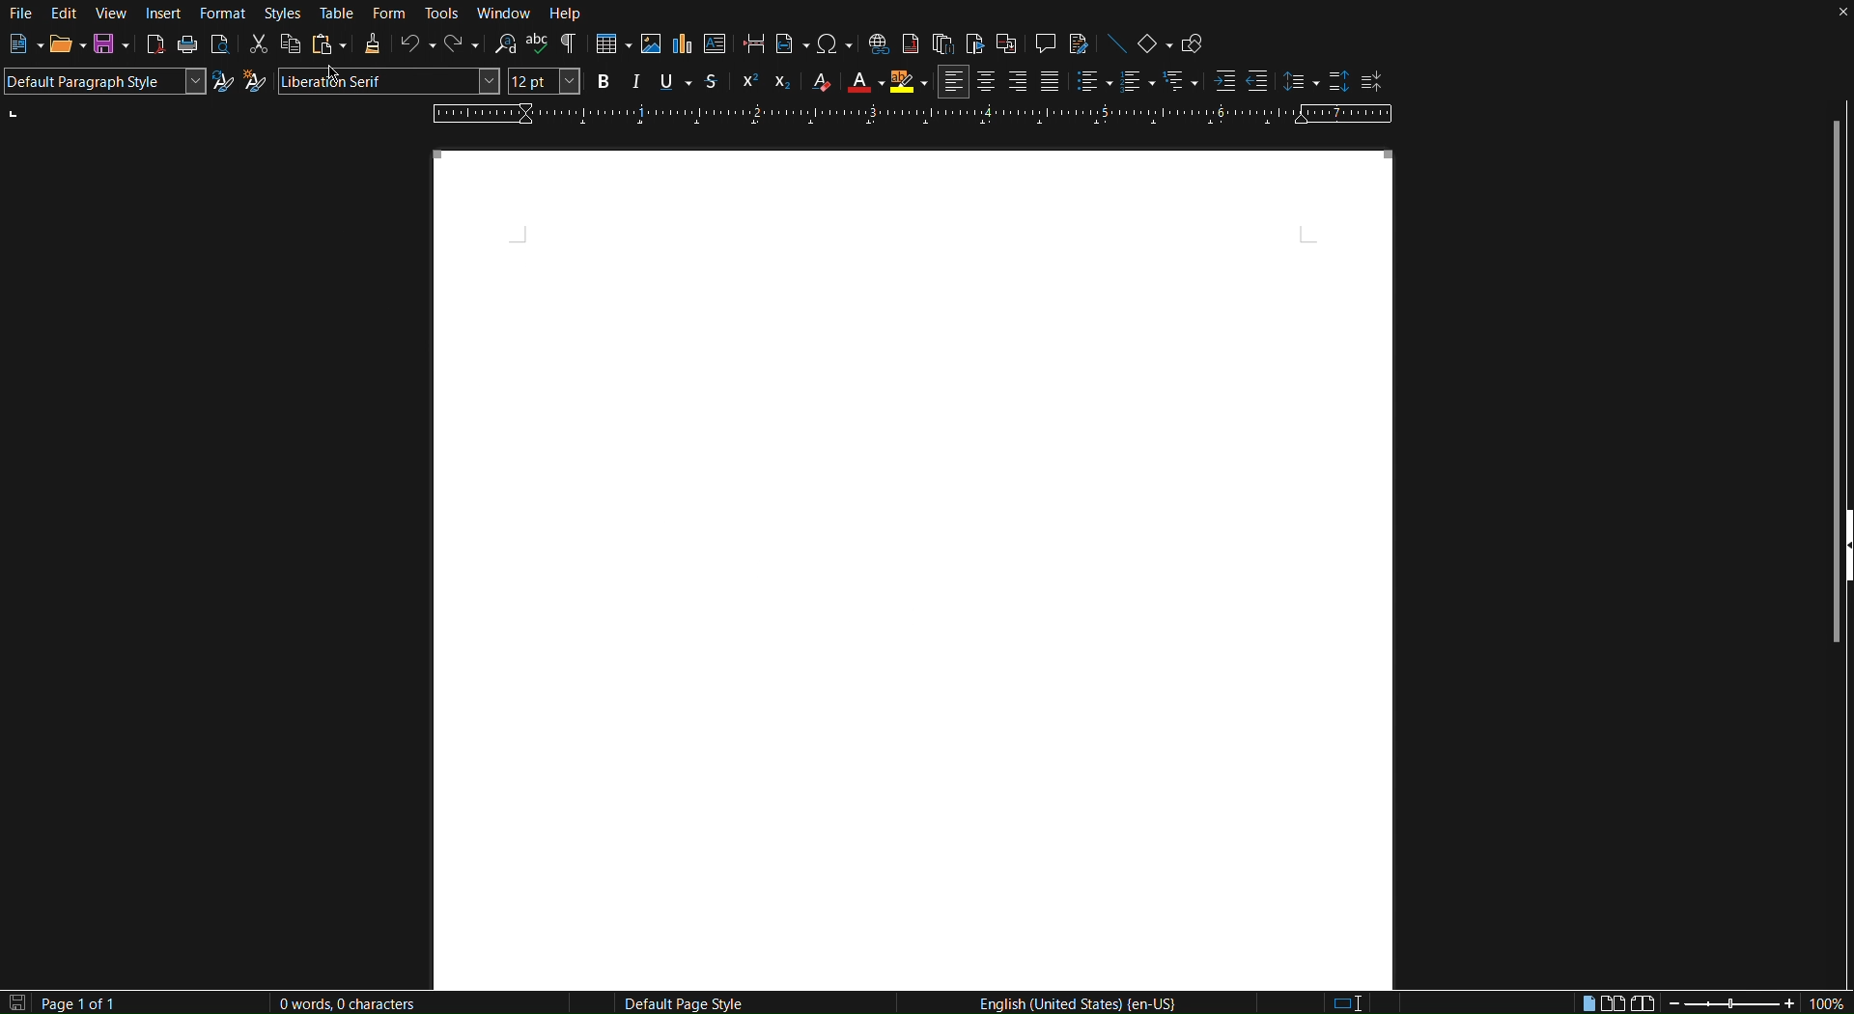 The width and height of the screenshot is (1854, 1014). I want to click on Decrease Paragraph Spacing, so click(1373, 82).